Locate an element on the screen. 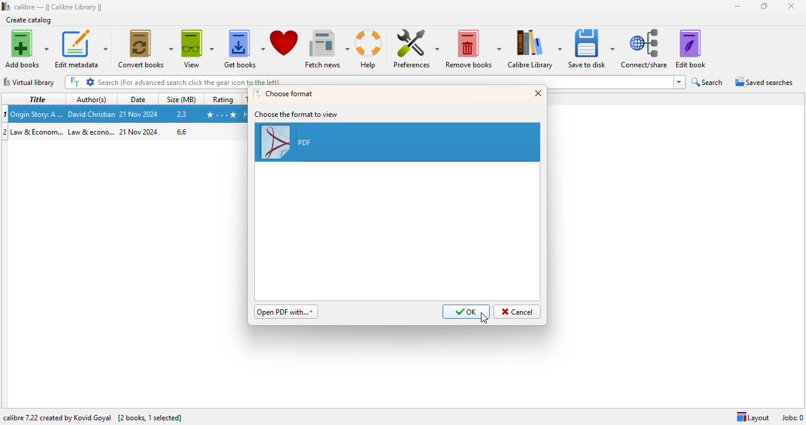 The image size is (806, 425). virtual library is located at coordinates (29, 82).